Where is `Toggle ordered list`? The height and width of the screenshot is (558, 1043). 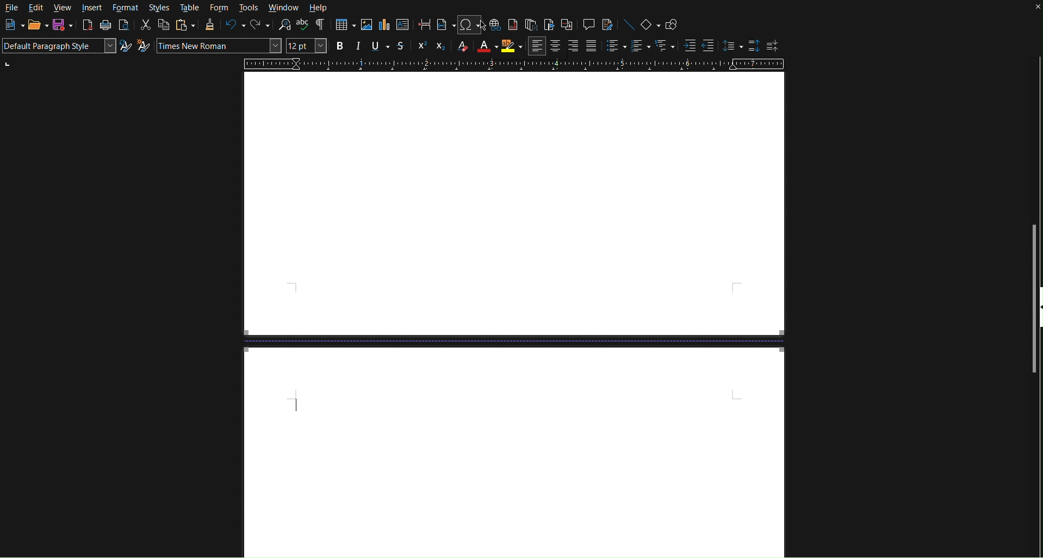
Toggle ordered list is located at coordinates (640, 46).